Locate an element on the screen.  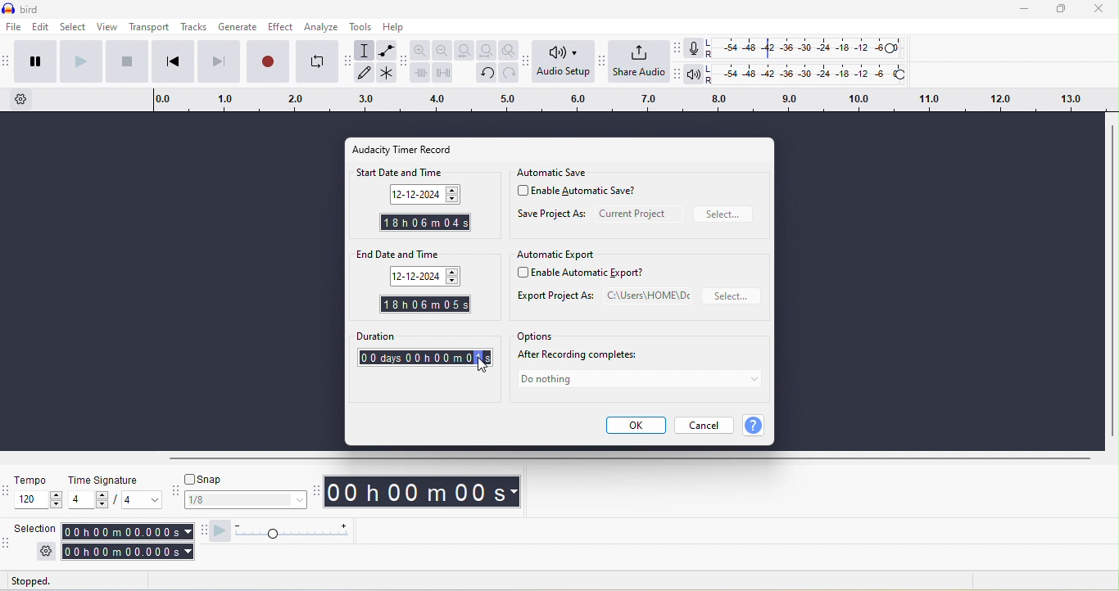
horizontal scroll bar is located at coordinates (627, 460).